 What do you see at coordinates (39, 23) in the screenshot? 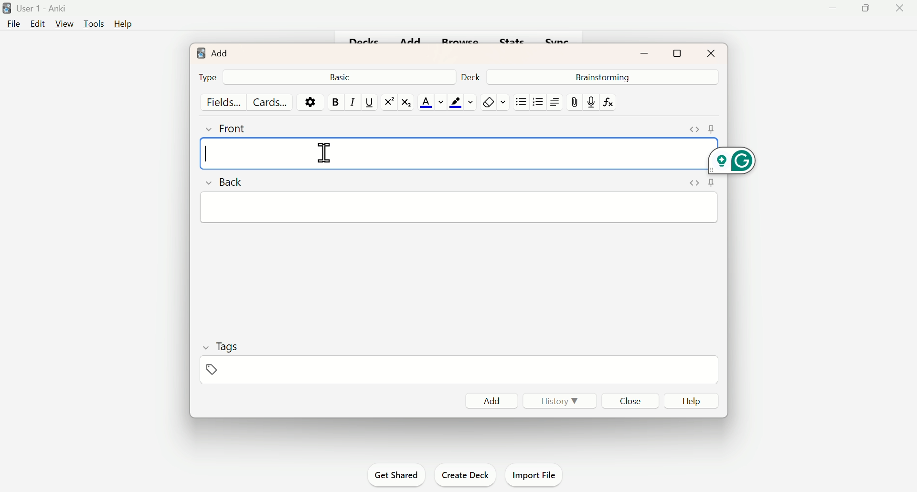
I see `` at bounding box center [39, 23].